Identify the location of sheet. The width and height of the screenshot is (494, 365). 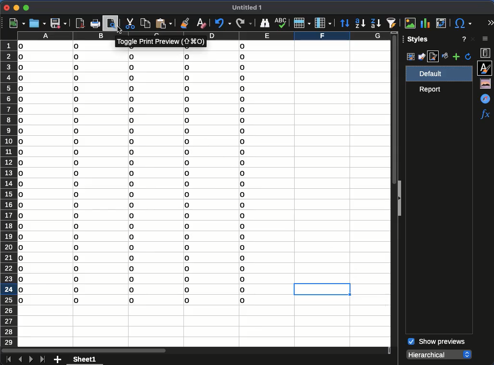
(86, 359).